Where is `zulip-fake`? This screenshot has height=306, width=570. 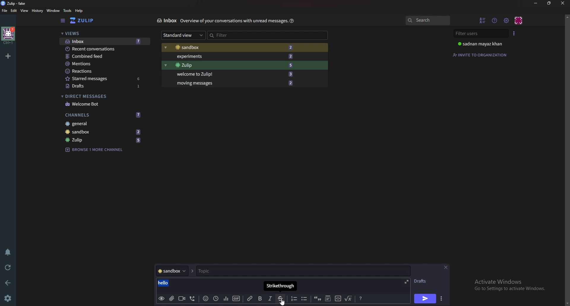
zulip-fake is located at coordinates (15, 3).